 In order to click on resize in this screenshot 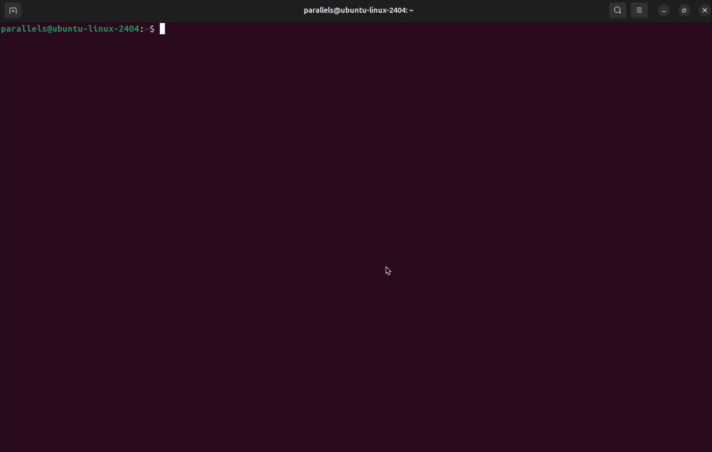, I will do `click(686, 11)`.